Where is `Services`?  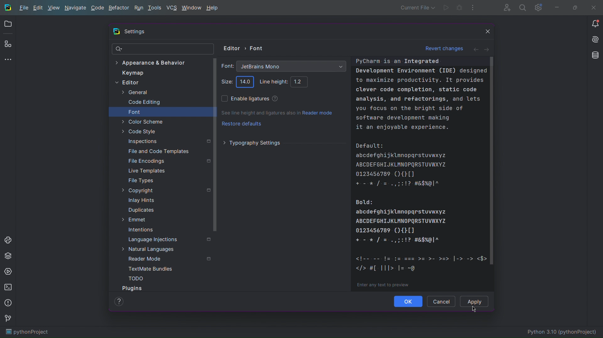
Services is located at coordinates (9, 272).